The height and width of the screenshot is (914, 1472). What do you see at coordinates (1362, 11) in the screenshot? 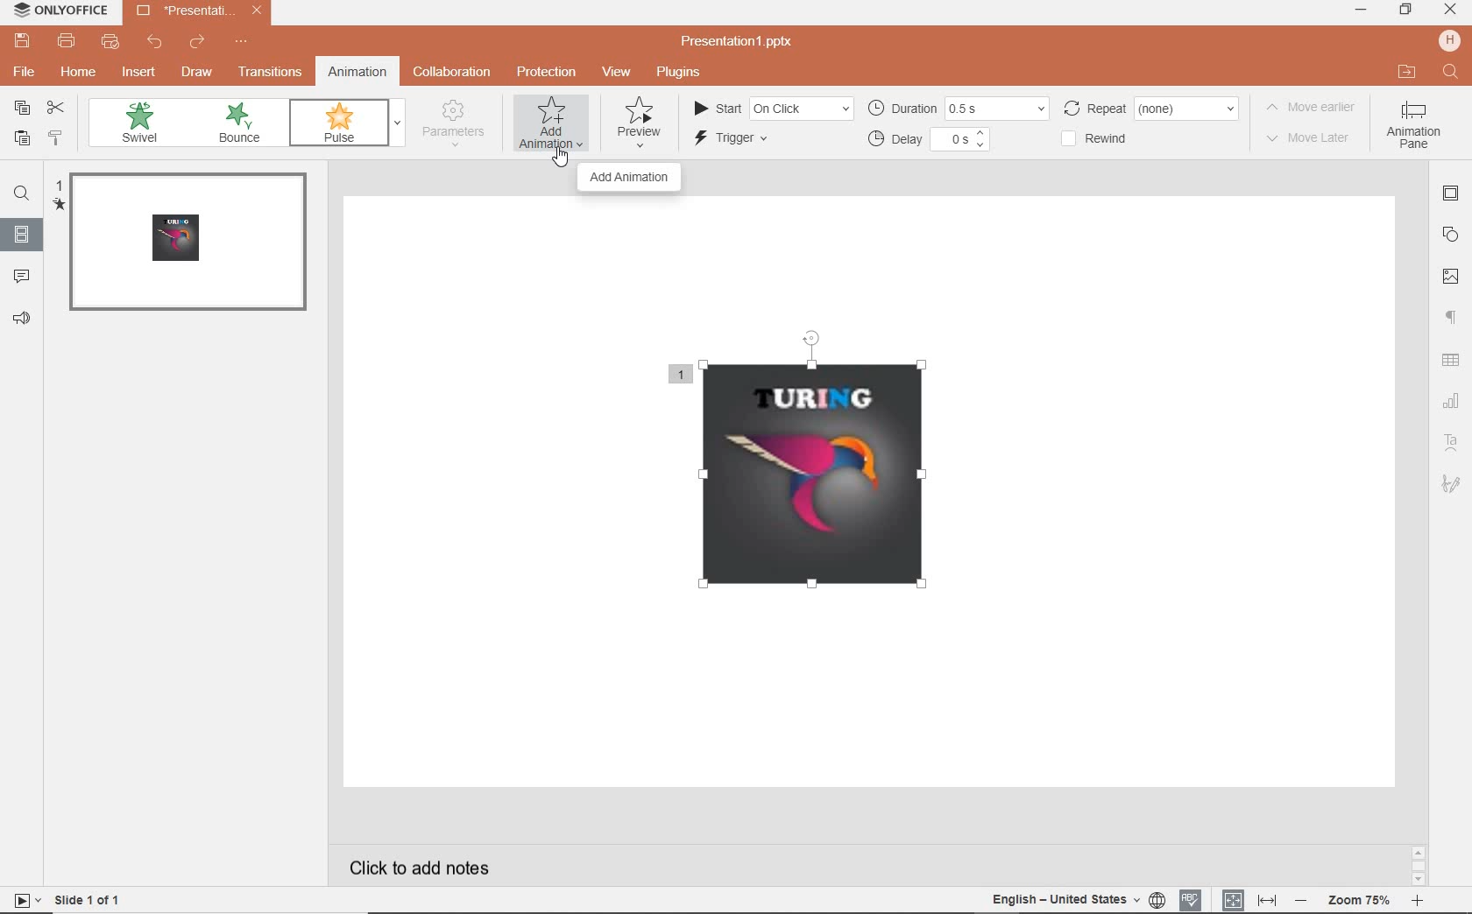
I see `minimize` at bounding box center [1362, 11].